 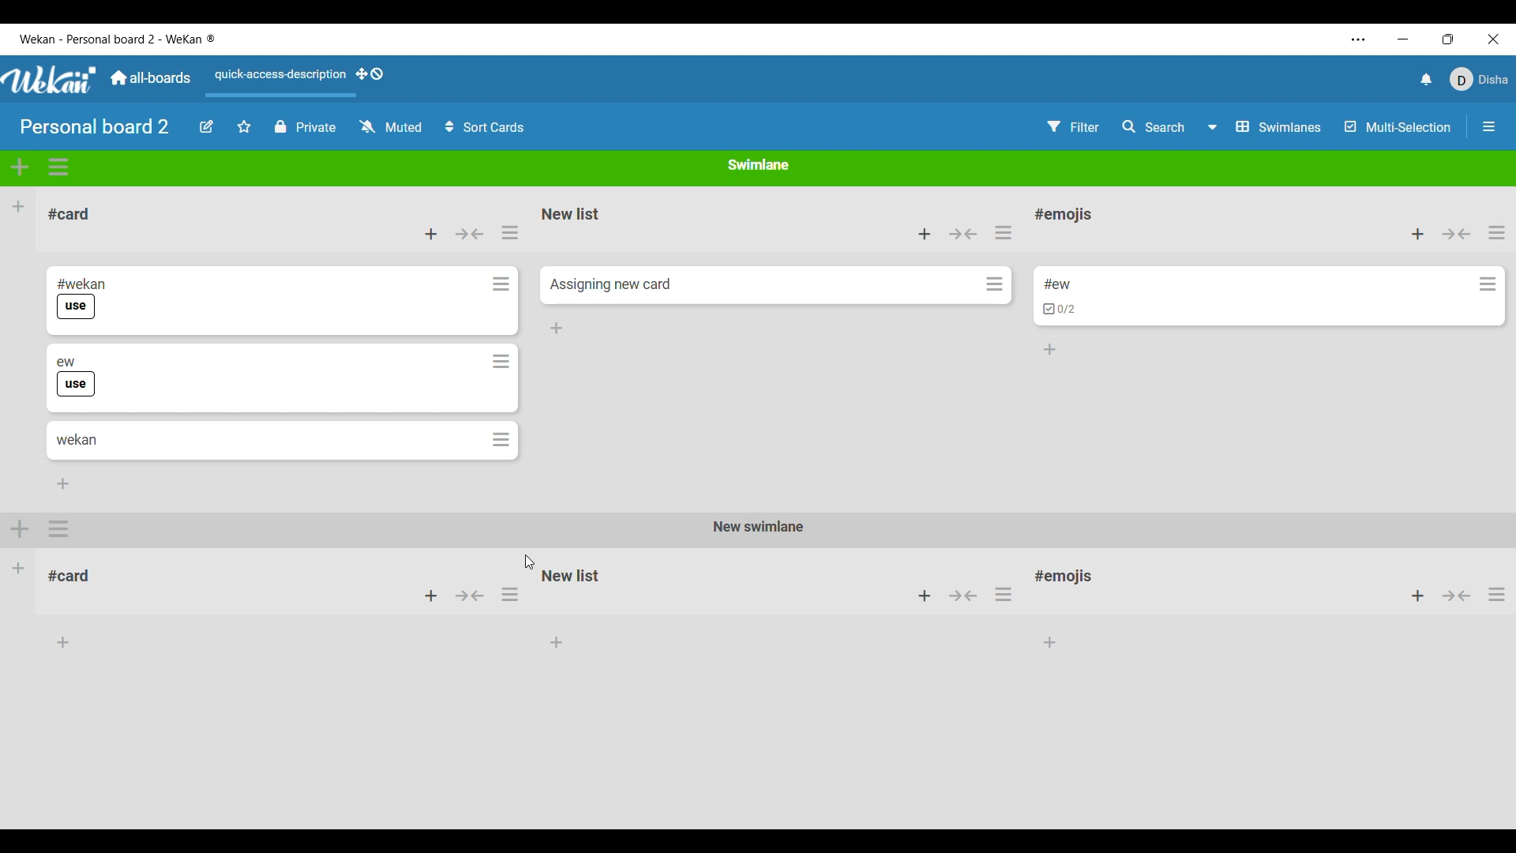 I want to click on Board title, so click(x=96, y=126).